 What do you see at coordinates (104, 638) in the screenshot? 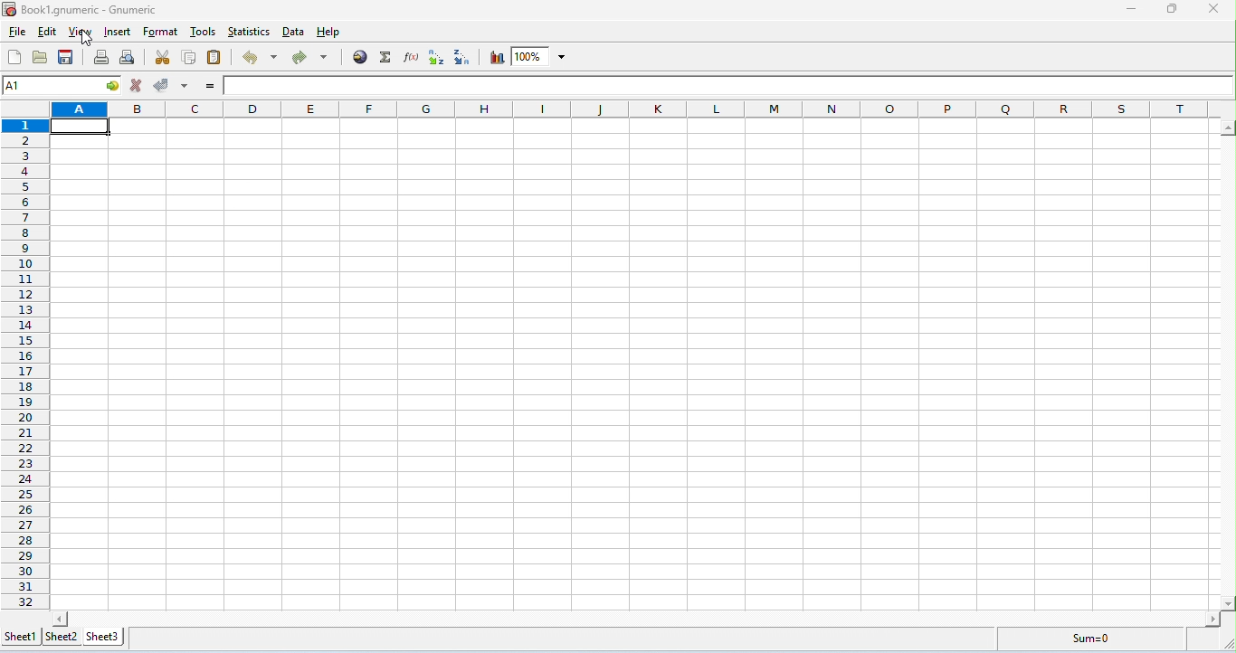
I see `sheet3` at bounding box center [104, 638].